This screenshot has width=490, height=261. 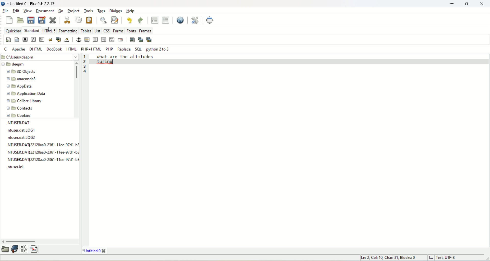 I want to click on copy, so click(x=79, y=19).